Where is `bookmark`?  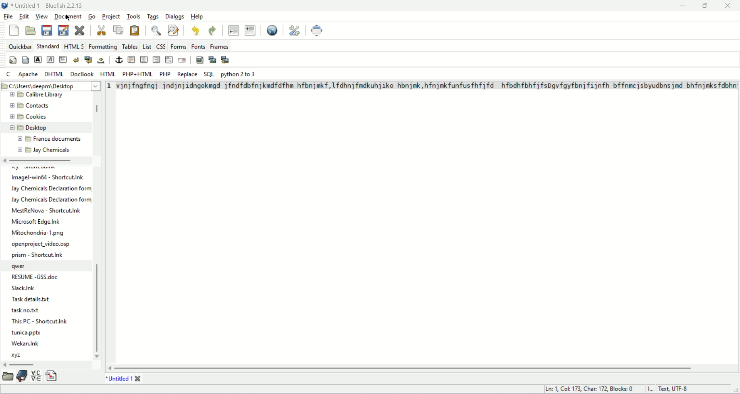
bookmark is located at coordinates (22, 377).